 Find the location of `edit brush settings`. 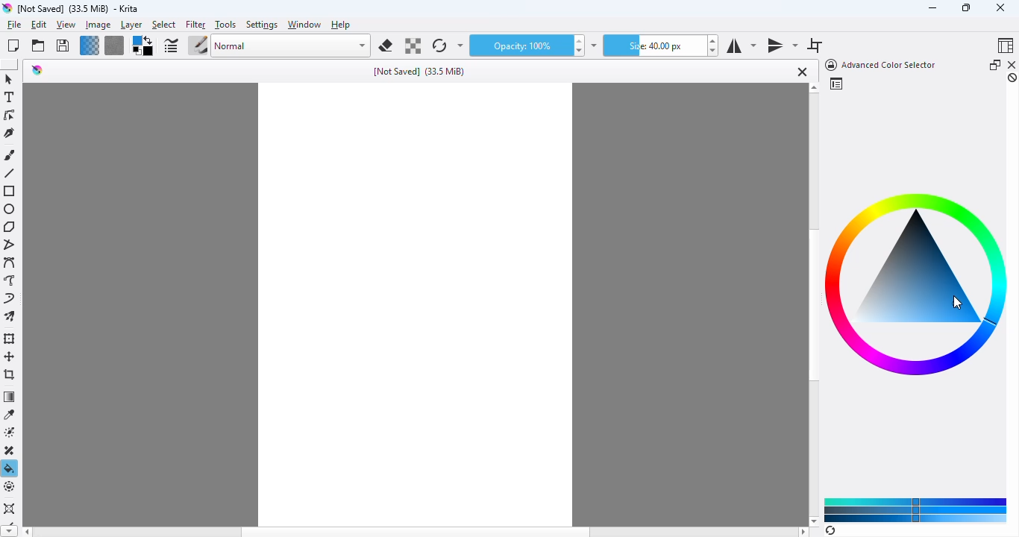

edit brush settings is located at coordinates (170, 45).